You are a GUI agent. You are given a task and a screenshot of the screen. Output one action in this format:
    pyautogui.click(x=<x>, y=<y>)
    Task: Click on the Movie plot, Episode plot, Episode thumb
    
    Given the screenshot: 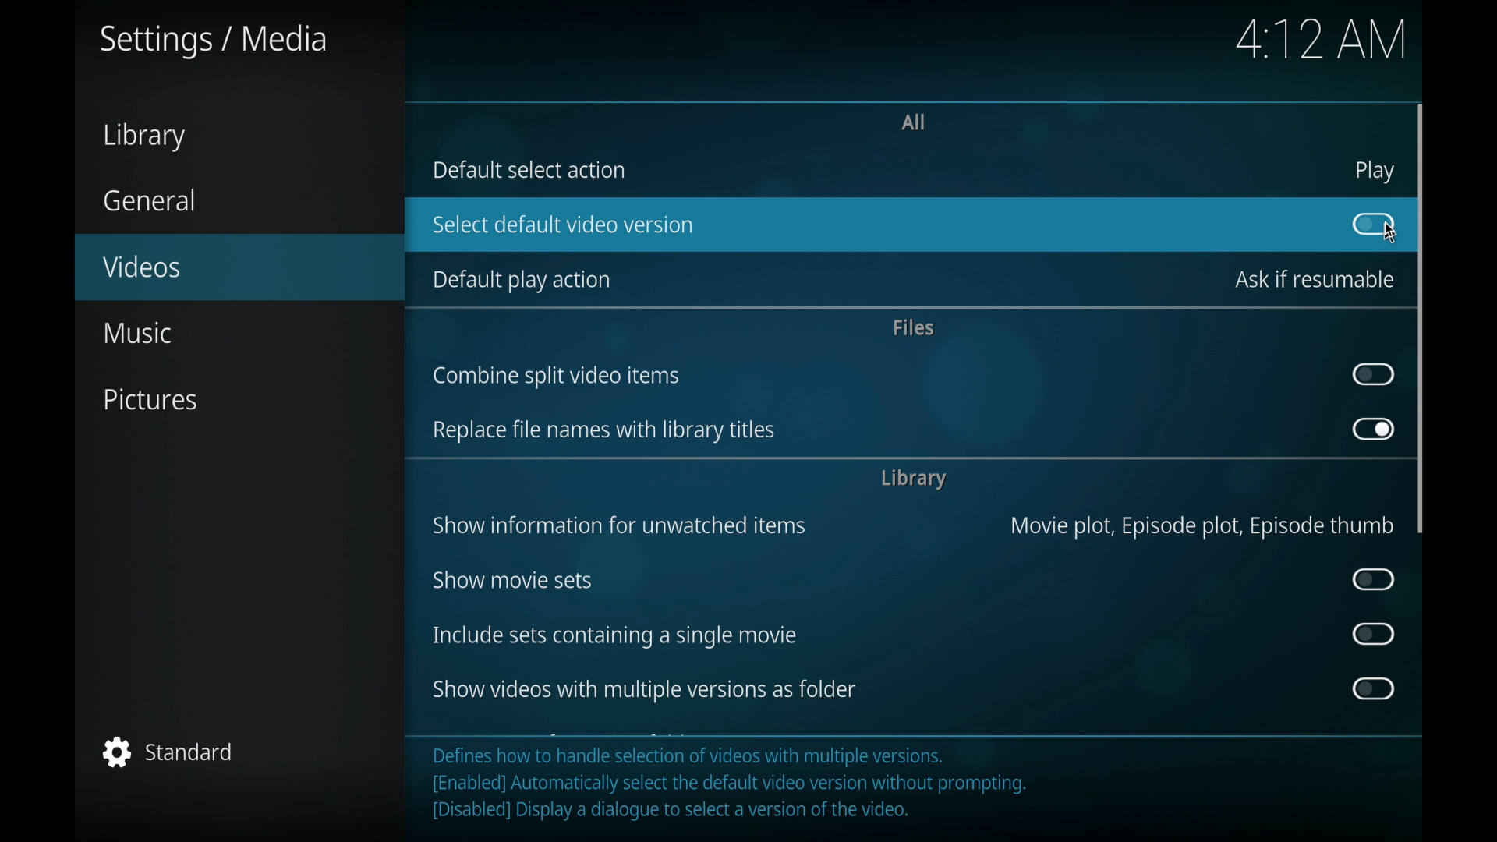 What is the action you would take?
    pyautogui.click(x=1201, y=525)
    